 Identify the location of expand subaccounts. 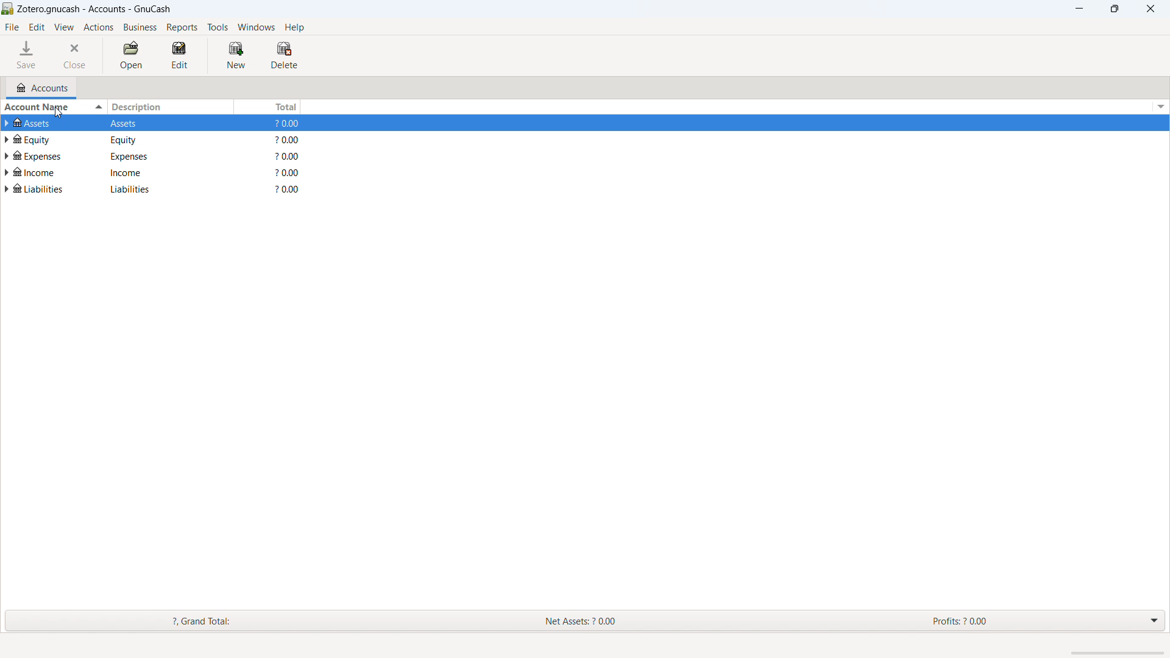
(7, 122).